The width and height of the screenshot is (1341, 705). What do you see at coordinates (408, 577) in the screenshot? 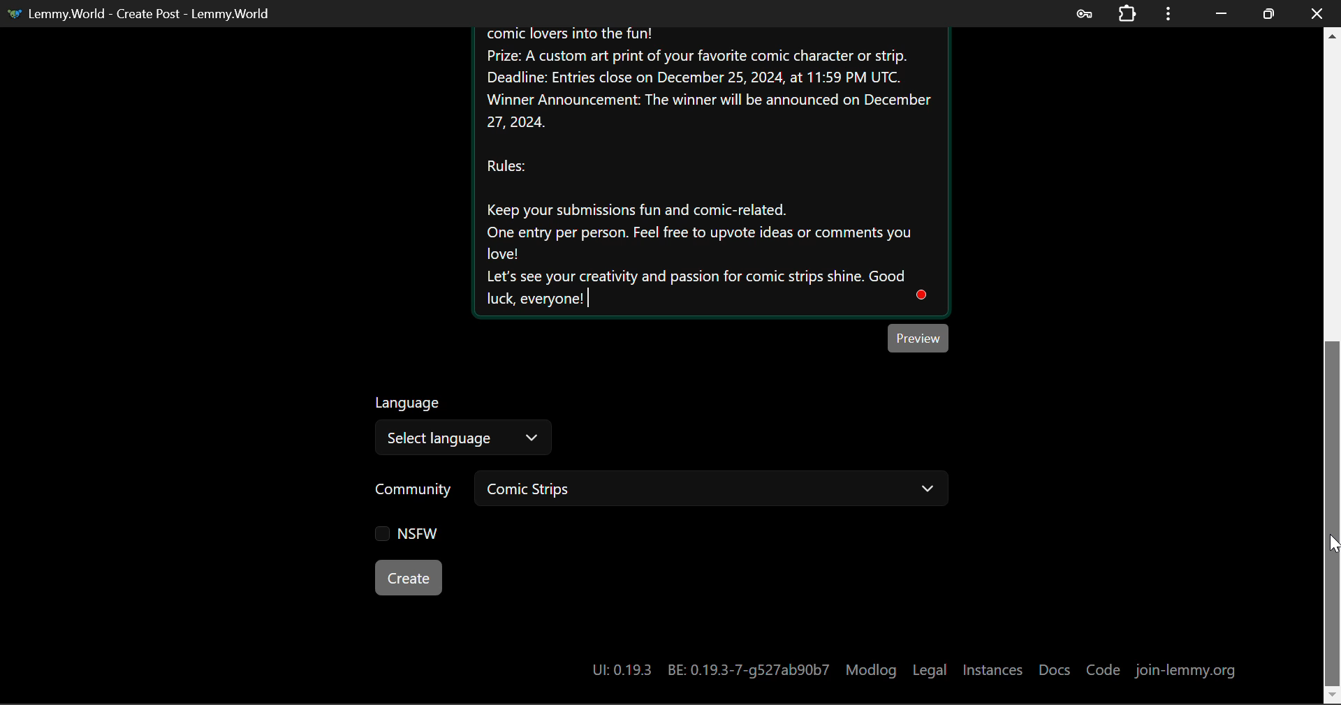
I see `Create` at bounding box center [408, 577].